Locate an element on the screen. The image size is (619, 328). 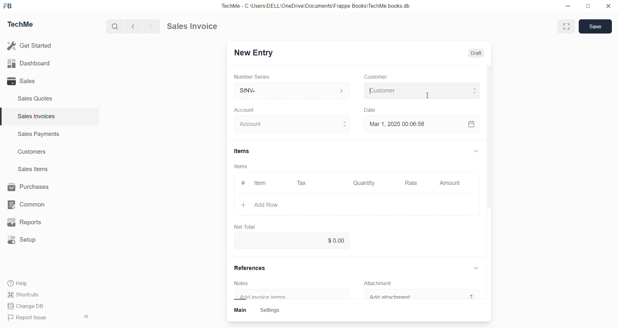
EB Common is located at coordinates (33, 204).